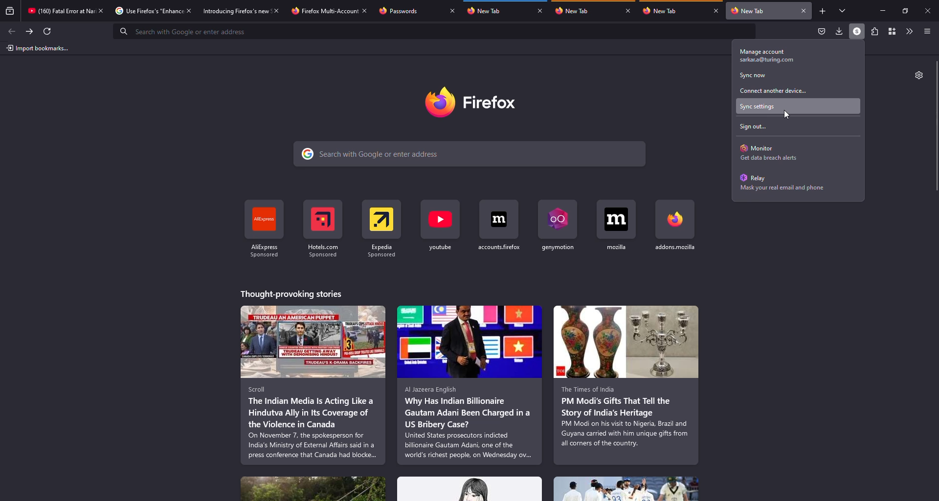 This screenshot has width=939, height=501. Describe the element at coordinates (320, 11) in the screenshot. I see `tab` at that location.